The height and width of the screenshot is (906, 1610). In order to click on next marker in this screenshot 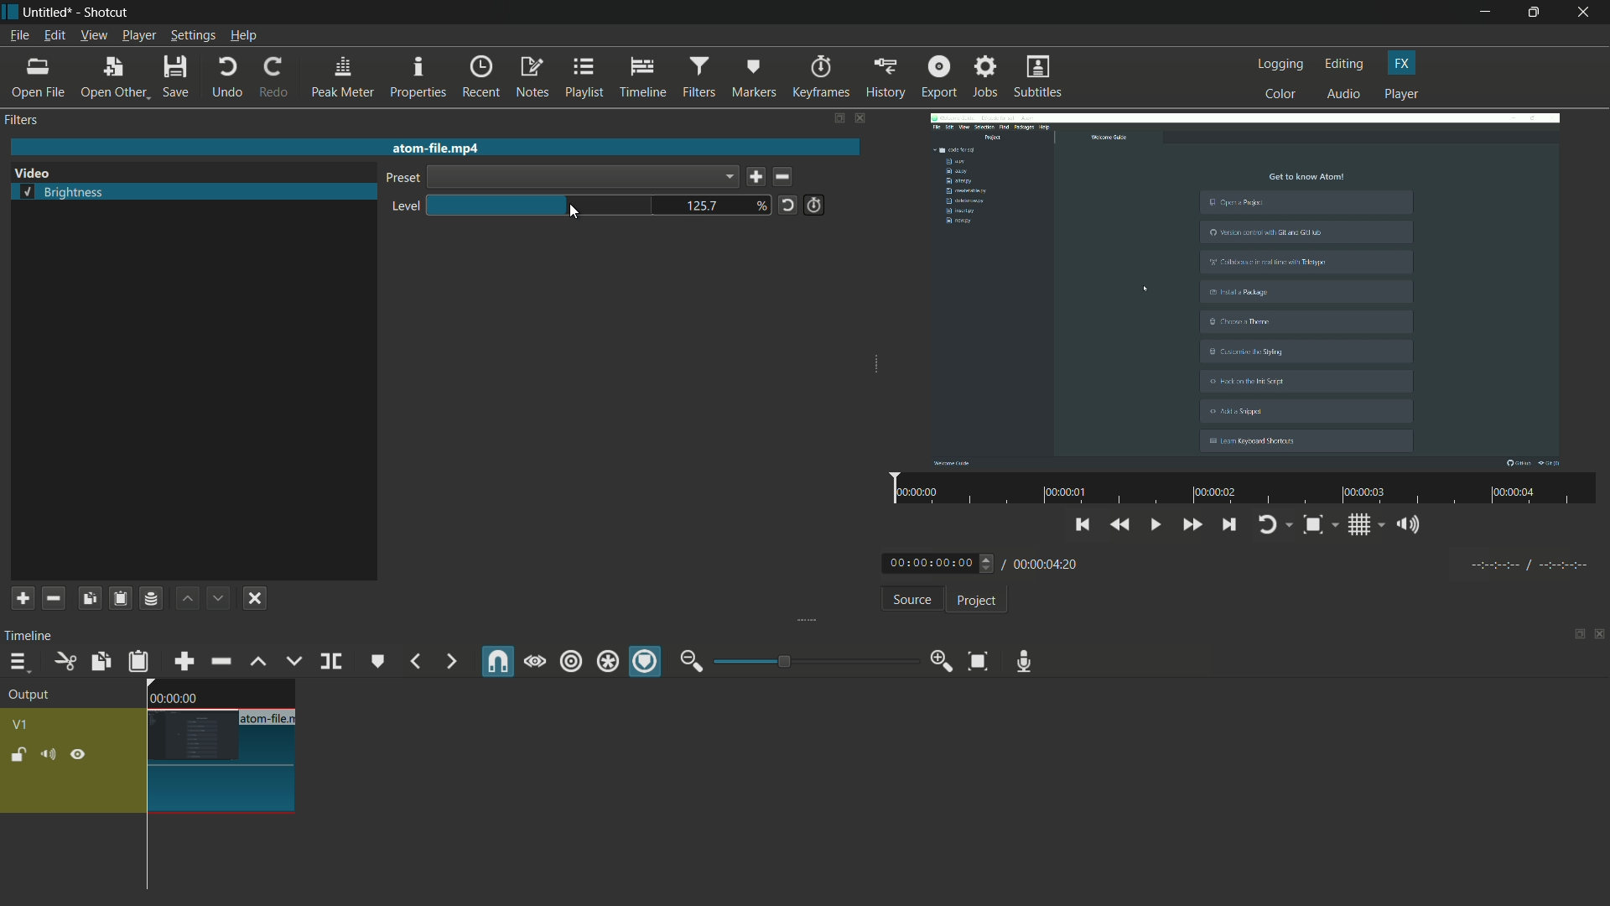, I will do `click(449, 662)`.